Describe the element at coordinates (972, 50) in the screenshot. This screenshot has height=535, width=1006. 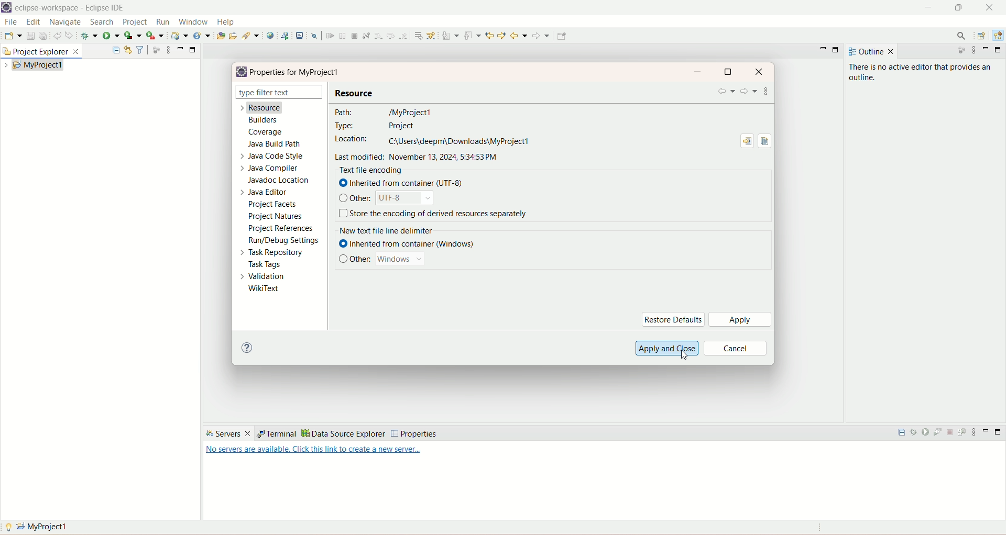
I see `view menu` at that location.